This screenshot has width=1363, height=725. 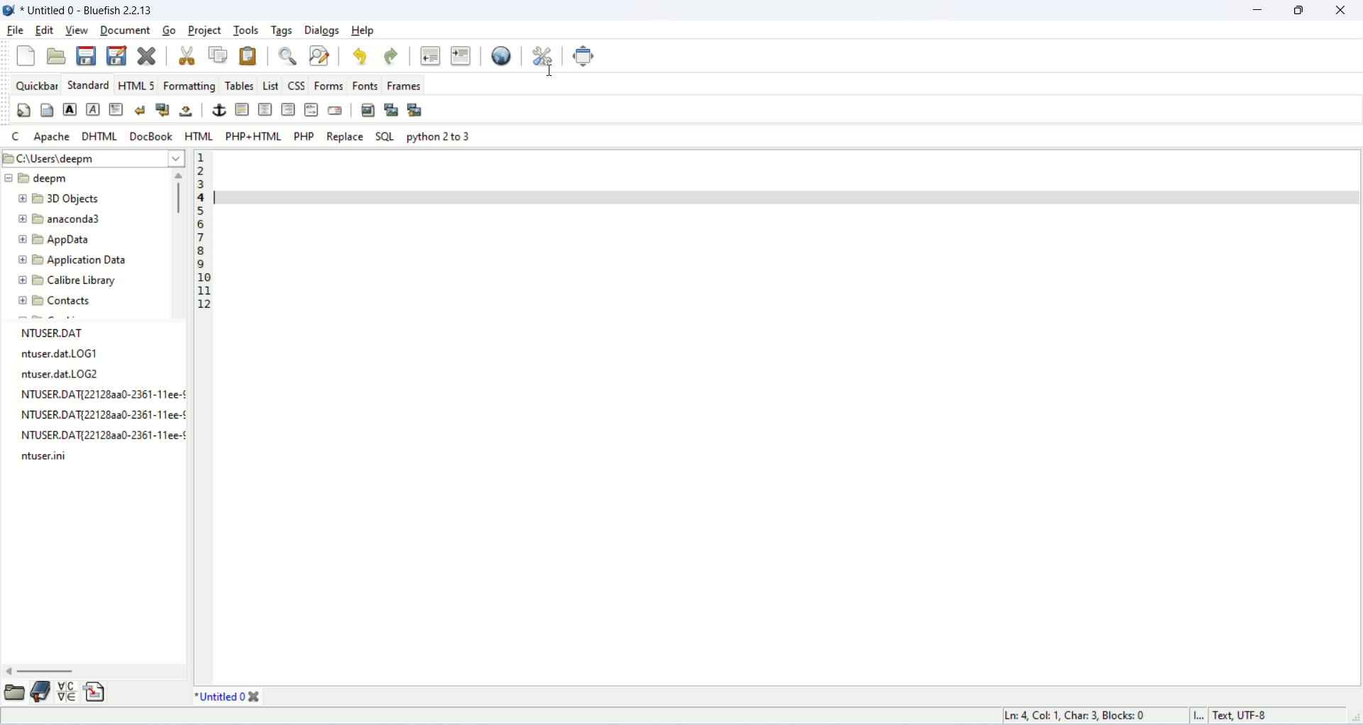 What do you see at coordinates (288, 55) in the screenshot?
I see `show find bar` at bounding box center [288, 55].